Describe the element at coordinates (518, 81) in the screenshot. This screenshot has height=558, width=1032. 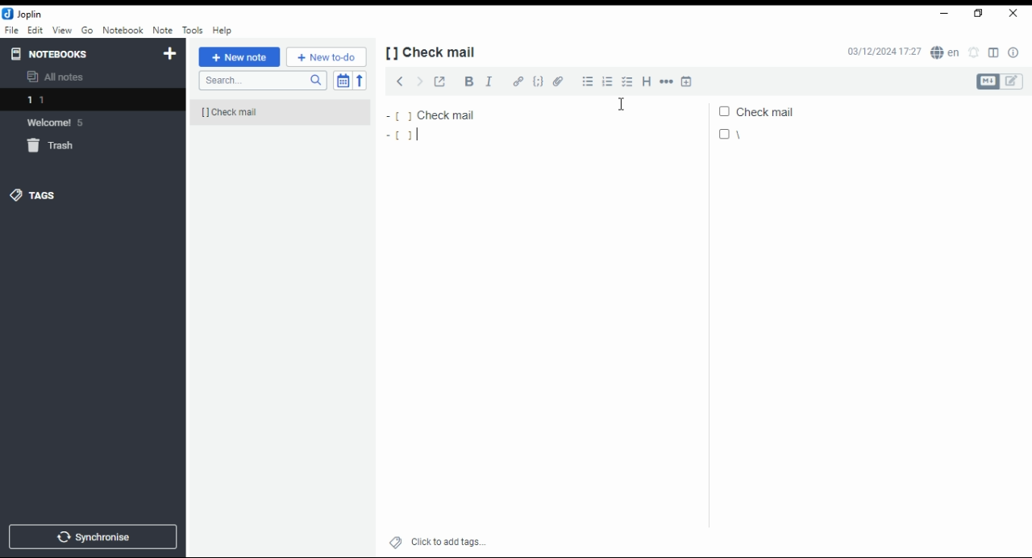
I see `hyperlink` at that location.